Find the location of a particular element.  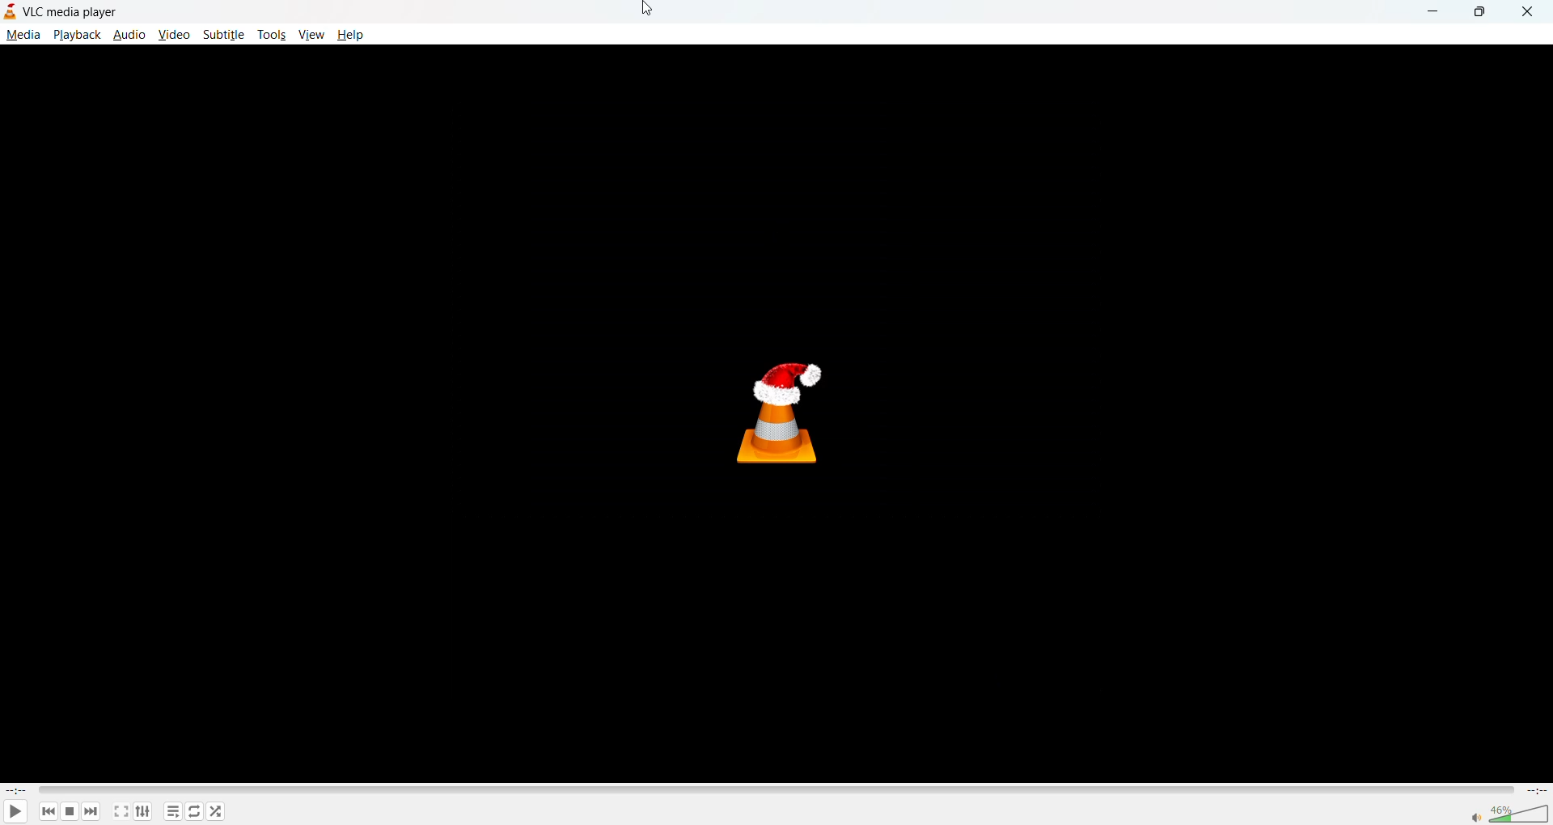

audio is located at coordinates (130, 36).